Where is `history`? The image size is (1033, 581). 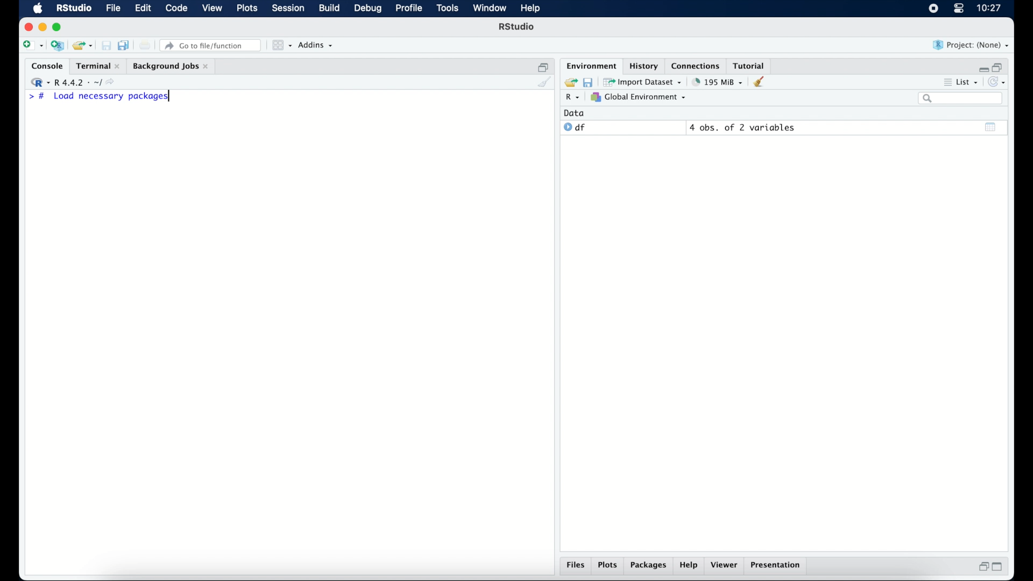
history is located at coordinates (643, 65).